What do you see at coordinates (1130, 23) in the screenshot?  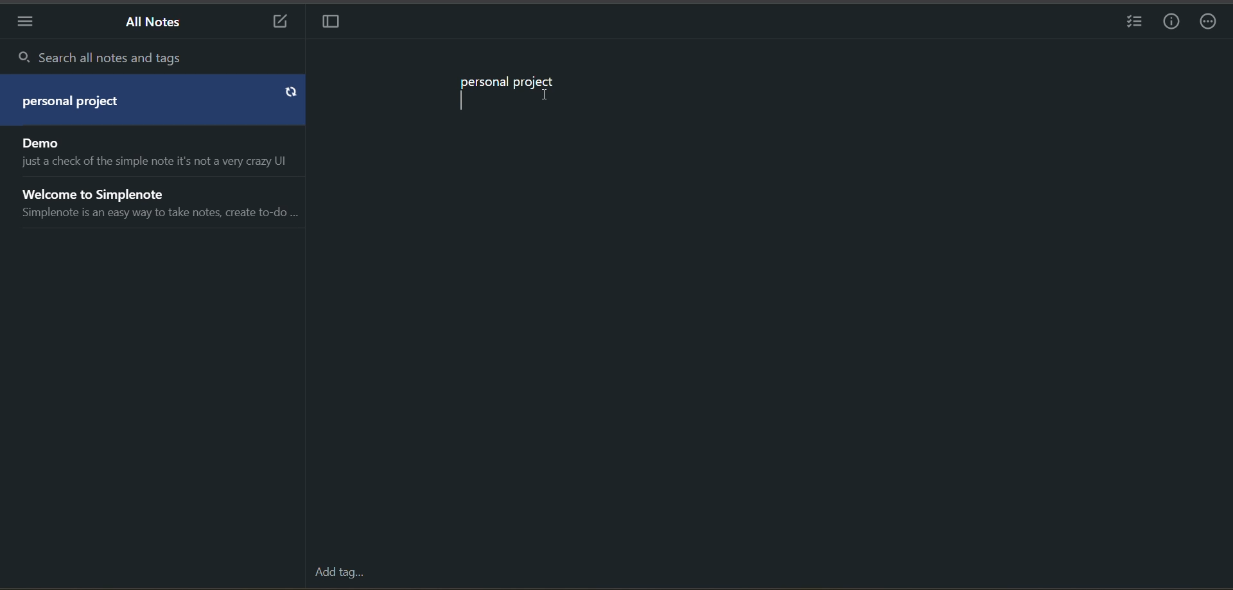 I see `insert checklist` at bounding box center [1130, 23].